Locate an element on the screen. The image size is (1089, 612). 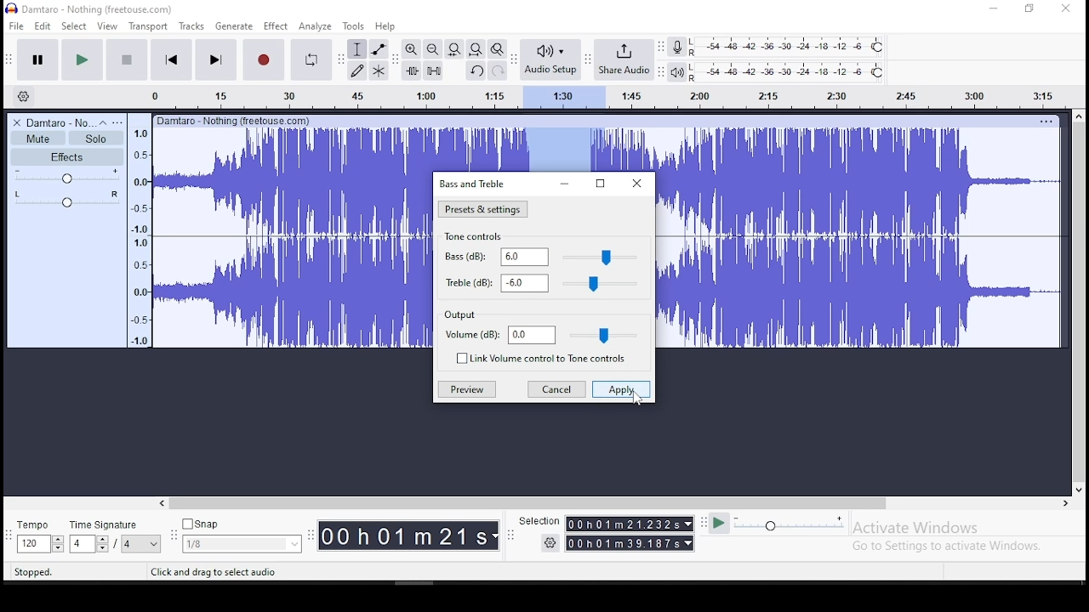
view is located at coordinates (107, 26).